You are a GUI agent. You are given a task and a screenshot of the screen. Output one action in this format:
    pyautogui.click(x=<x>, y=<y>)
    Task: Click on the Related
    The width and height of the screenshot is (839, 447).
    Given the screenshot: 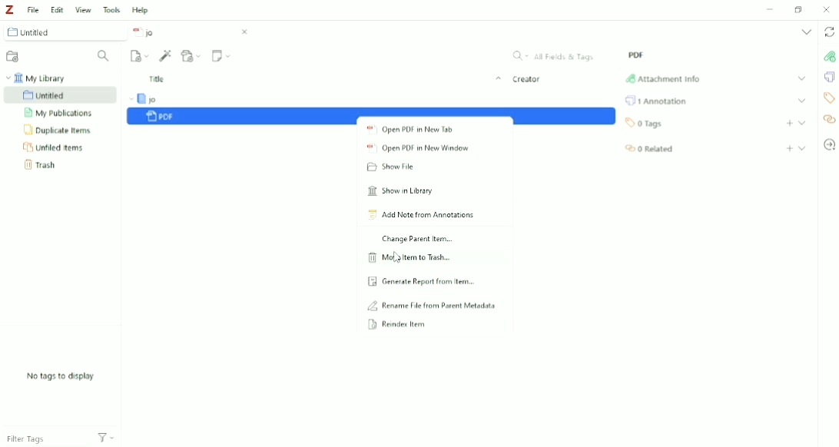 What is the action you would take?
    pyautogui.click(x=828, y=121)
    